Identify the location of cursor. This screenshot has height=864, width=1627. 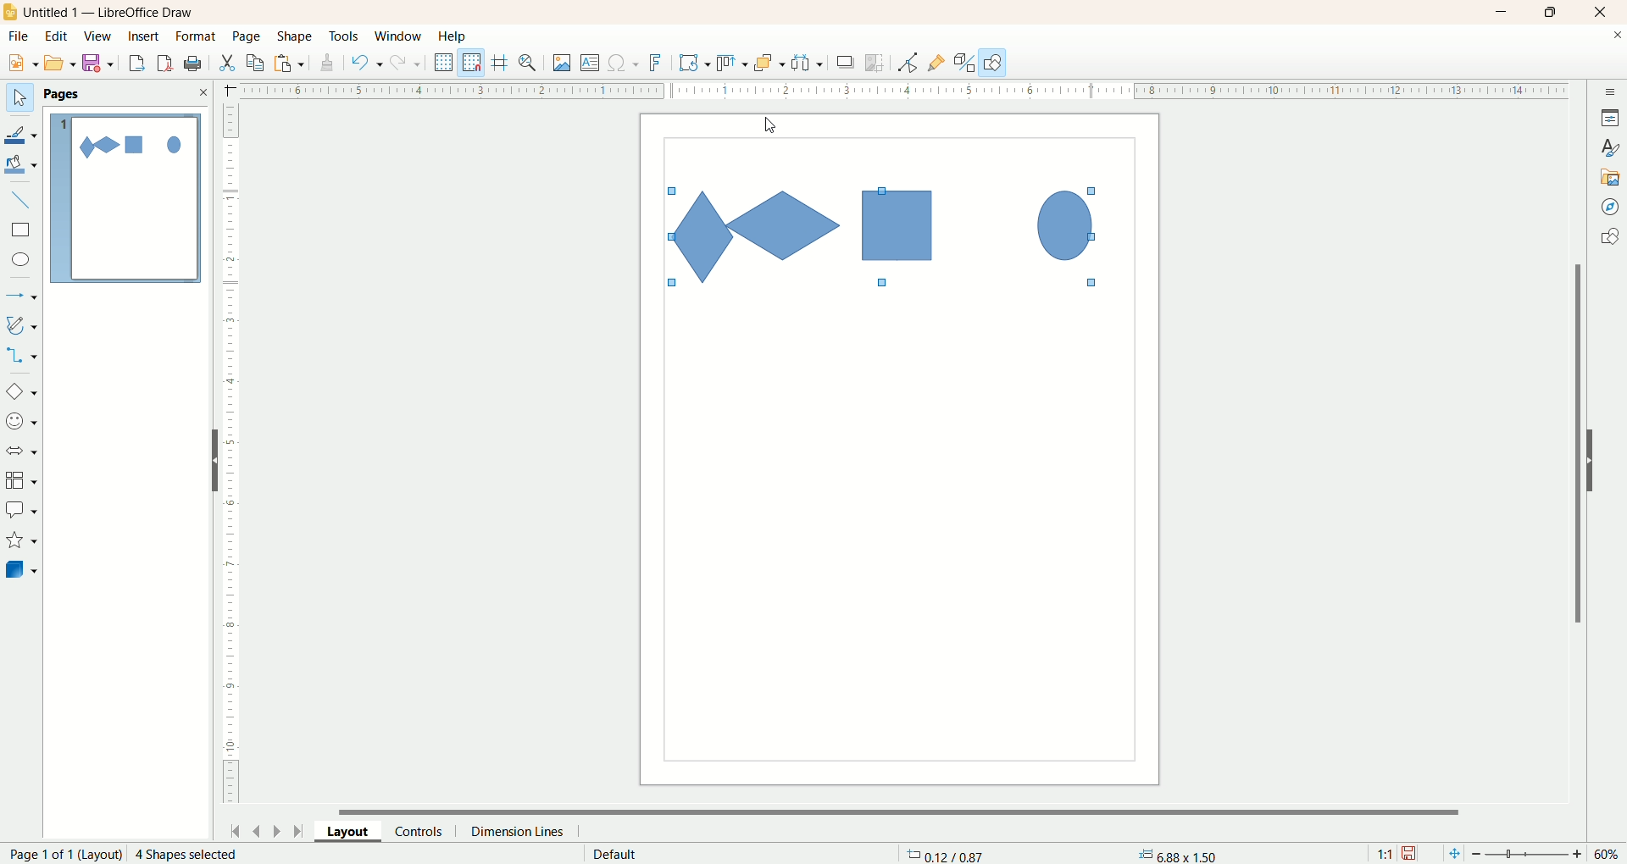
(770, 127).